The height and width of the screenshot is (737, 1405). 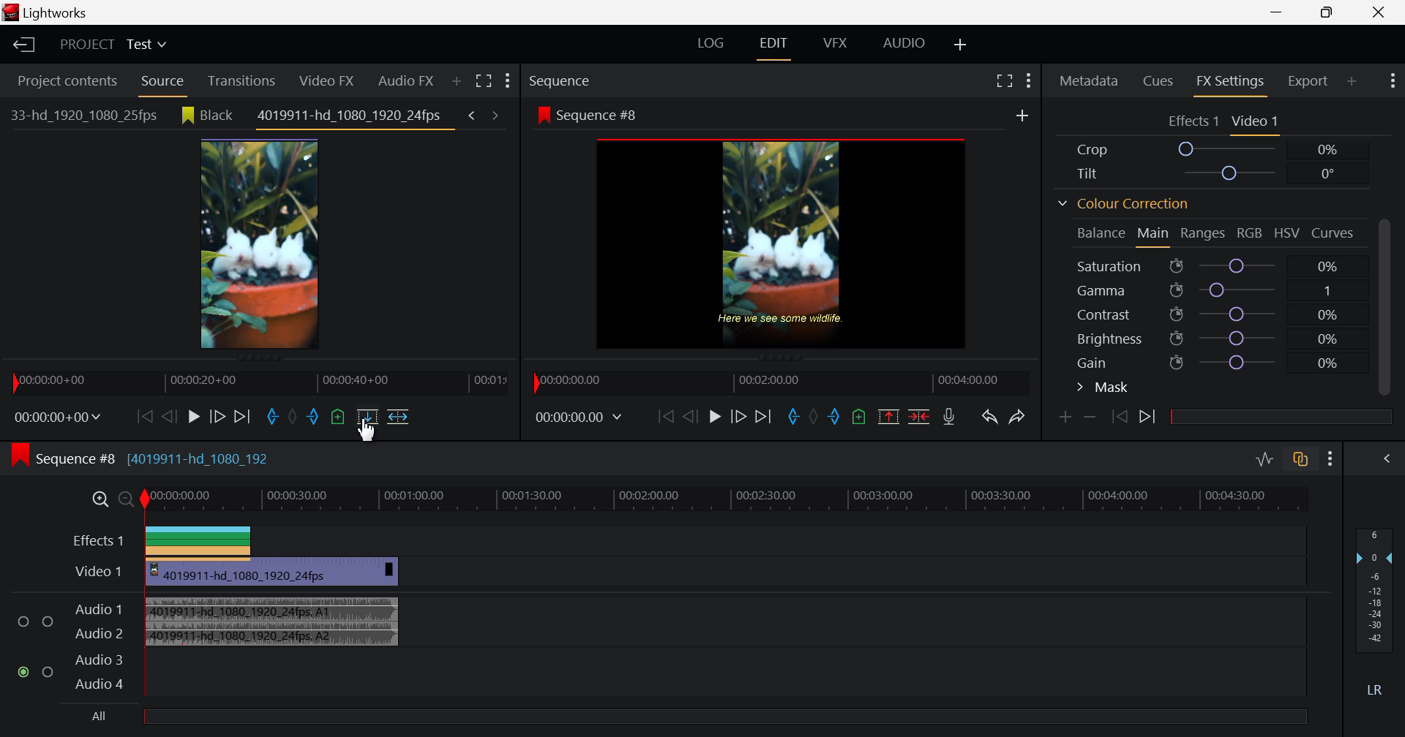 What do you see at coordinates (597, 80) in the screenshot?
I see `Sequence Preview Section` at bounding box center [597, 80].